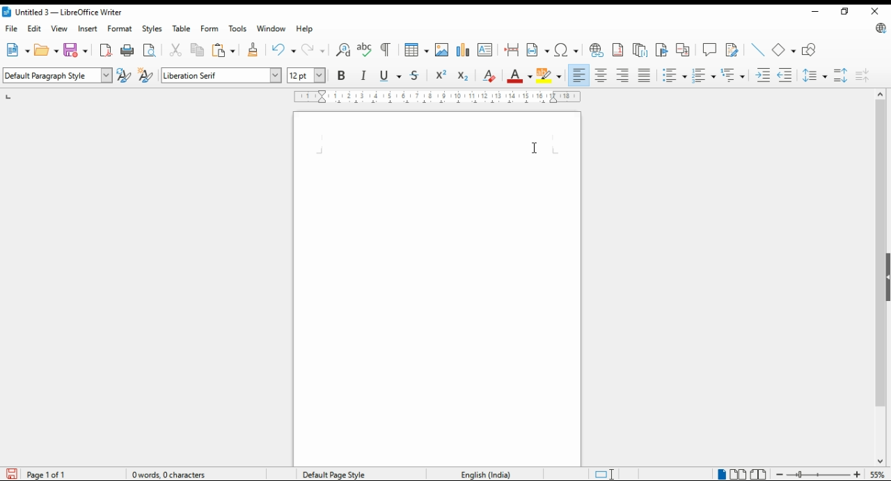 Image resolution: width=891 pixels, height=481 pixels. Describe the element at coordinates (121, 28) in the screenshot. I see `format` at that location.